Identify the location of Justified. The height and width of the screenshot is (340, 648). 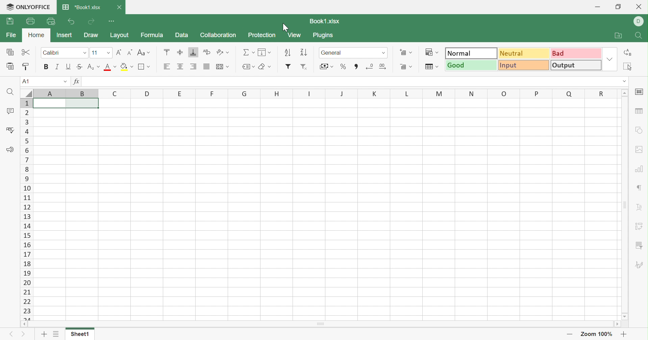
(207, 67).